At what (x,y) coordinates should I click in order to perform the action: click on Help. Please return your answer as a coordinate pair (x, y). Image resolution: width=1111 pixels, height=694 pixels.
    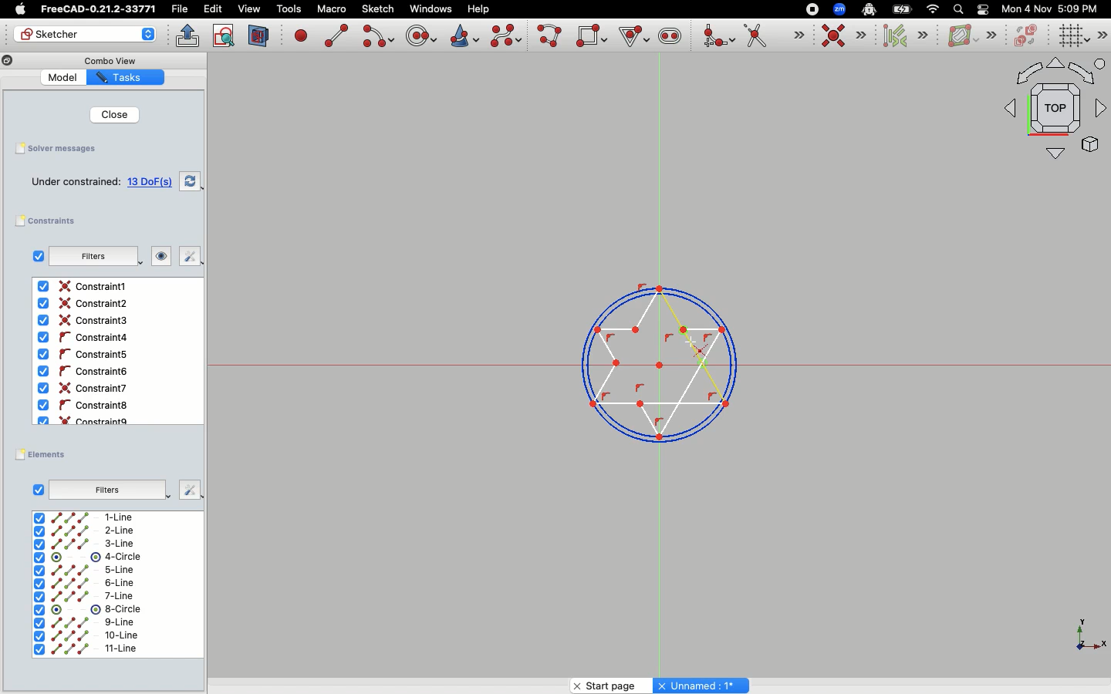
    Looking at the image, I should click on (479, 8).